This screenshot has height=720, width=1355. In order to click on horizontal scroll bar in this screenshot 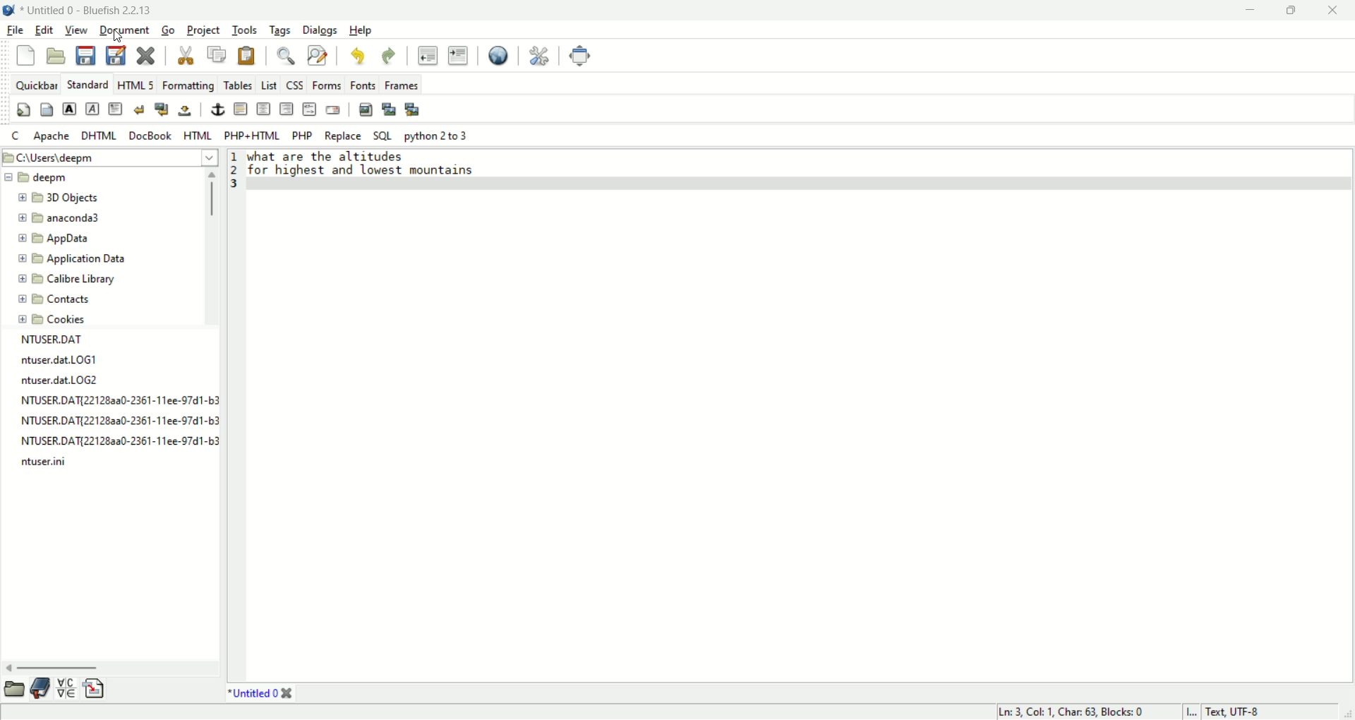, I will do `click(109, 665)`.